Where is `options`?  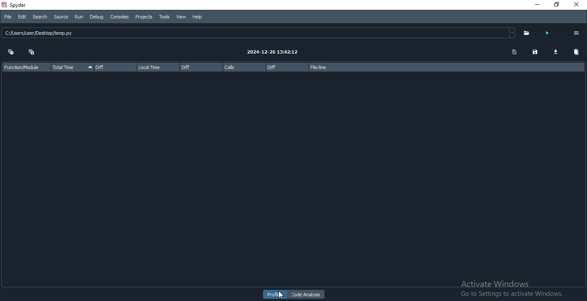
options is located at coordinates (576, 32).